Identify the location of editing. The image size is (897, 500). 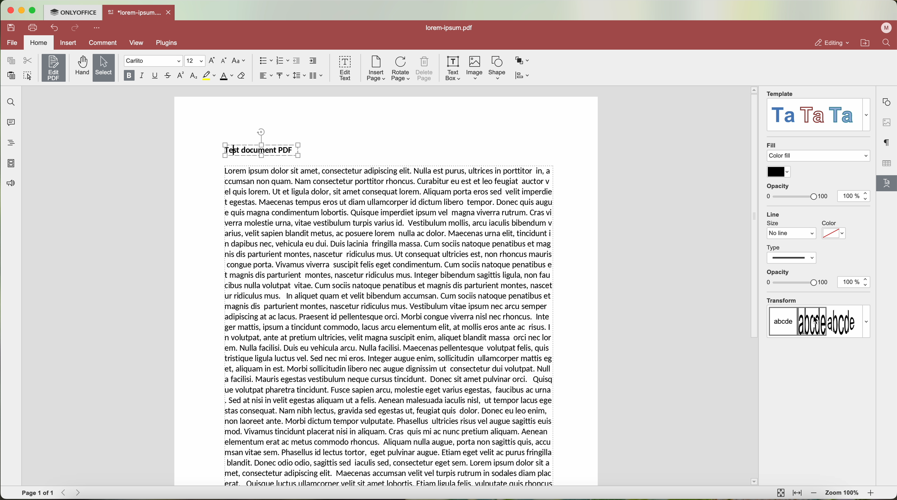
(832, 43).